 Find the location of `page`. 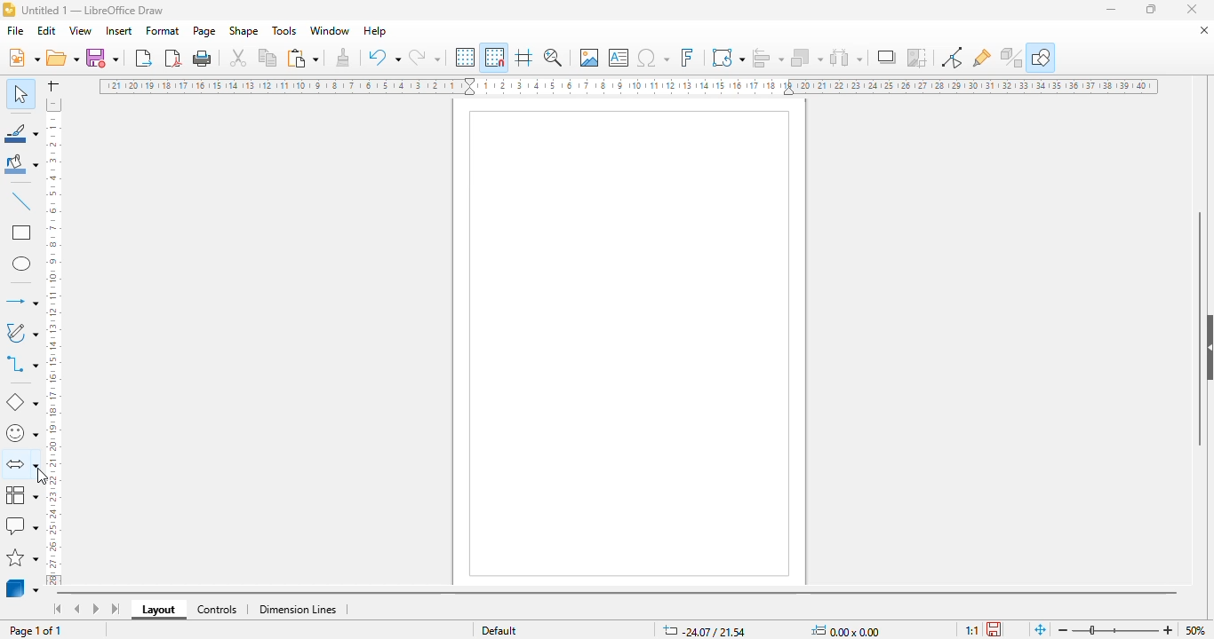

page is located at coordinates (204, 31).